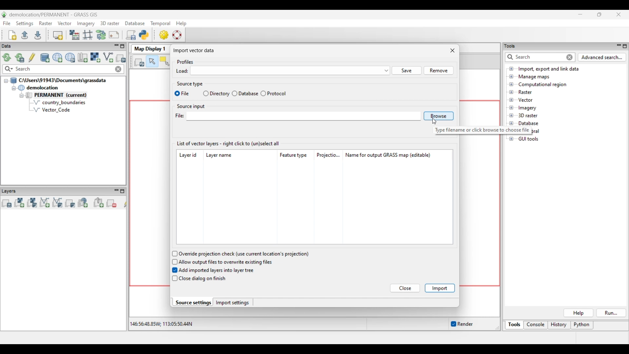 Image resolution: width=629 pixels, height=354 pixels. Describe the element at coordinates (291, 71) in the screenshot. I see `Click to see Profile options` at that location.